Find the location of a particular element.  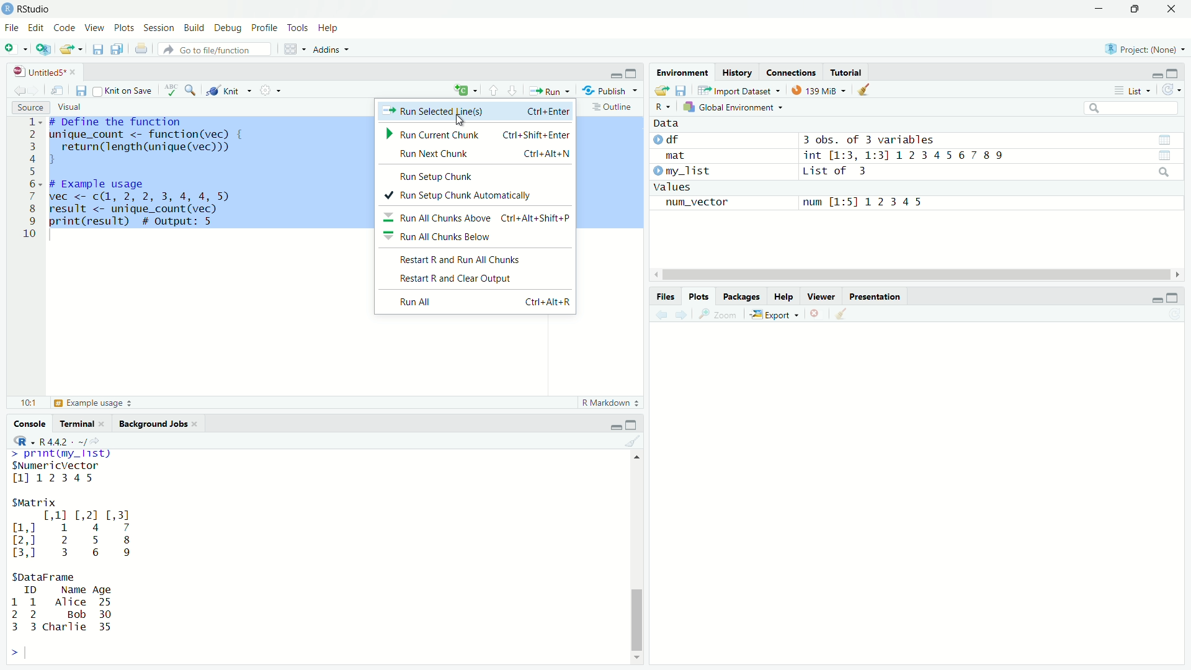

minimize is located at coordinates (613, 75).